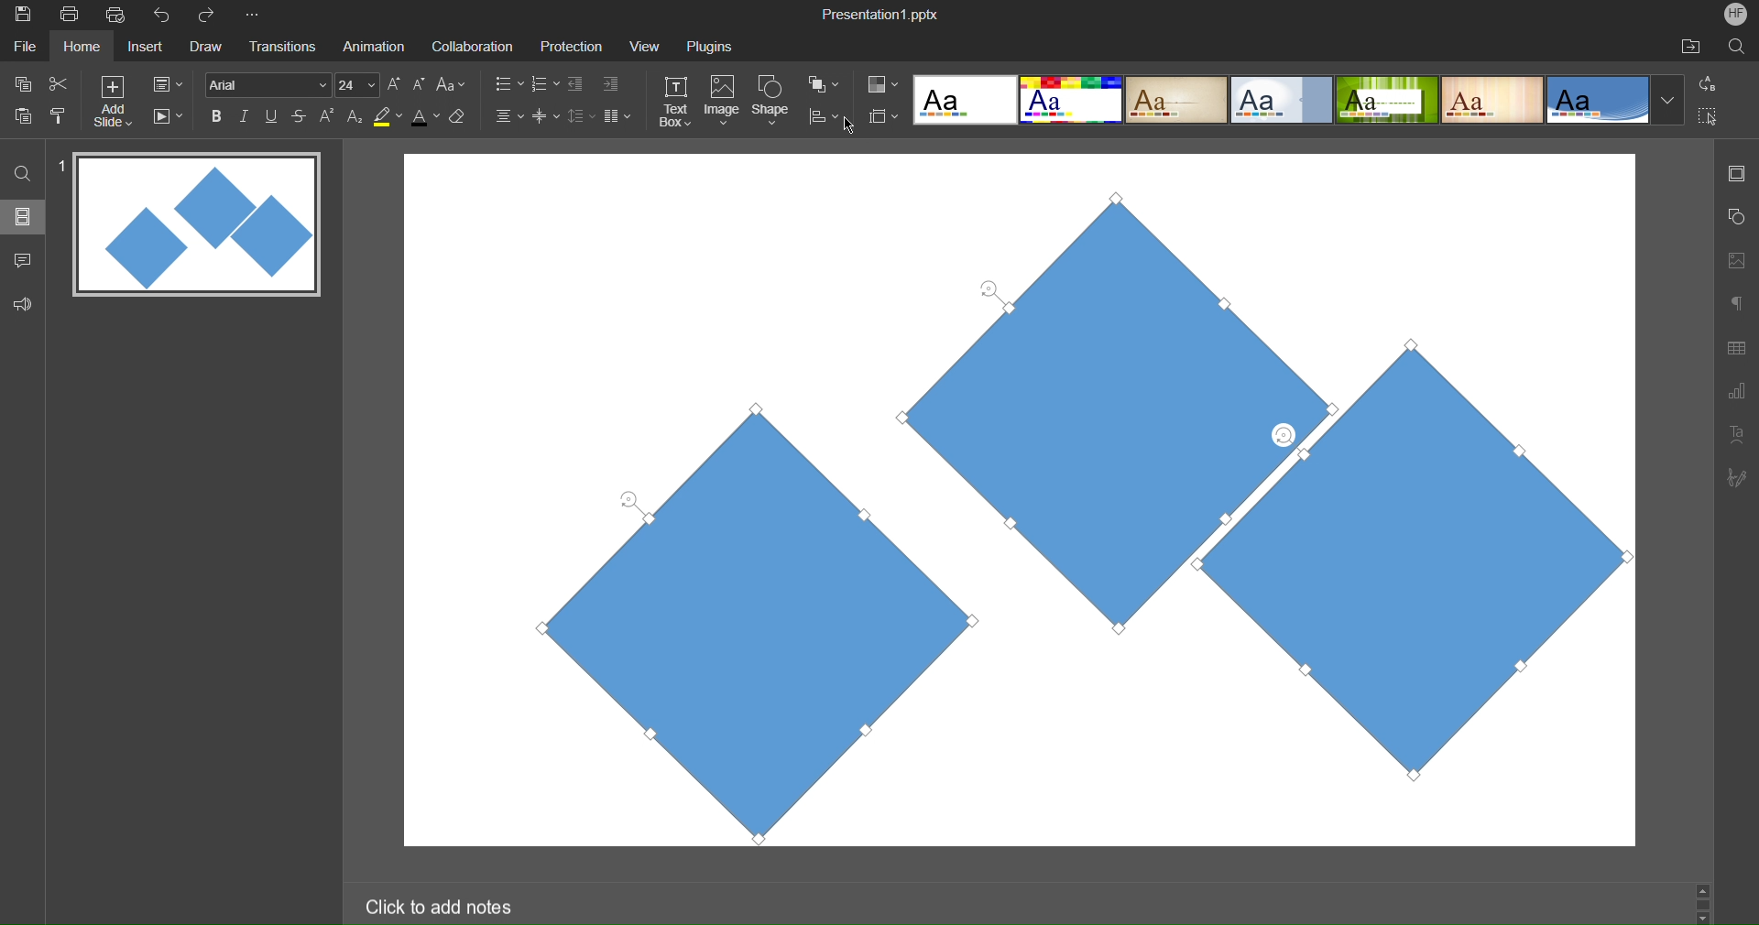 The width and height of the screenshot is (1759, 925). I want to click on Erase Style, so click(459, 116).